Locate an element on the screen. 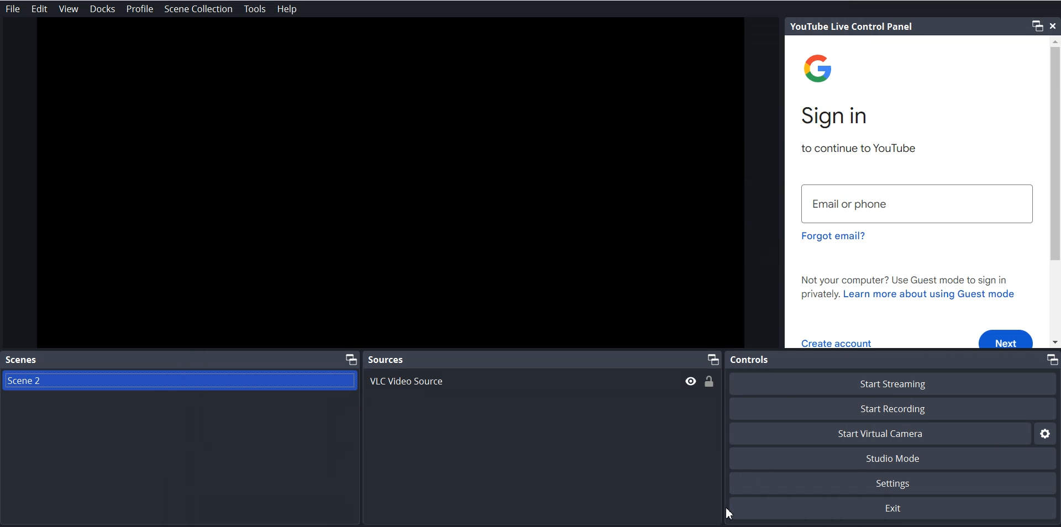 The image size is (1061, 527).  Vertical scroll bar is located at coordinates (1054, 192).